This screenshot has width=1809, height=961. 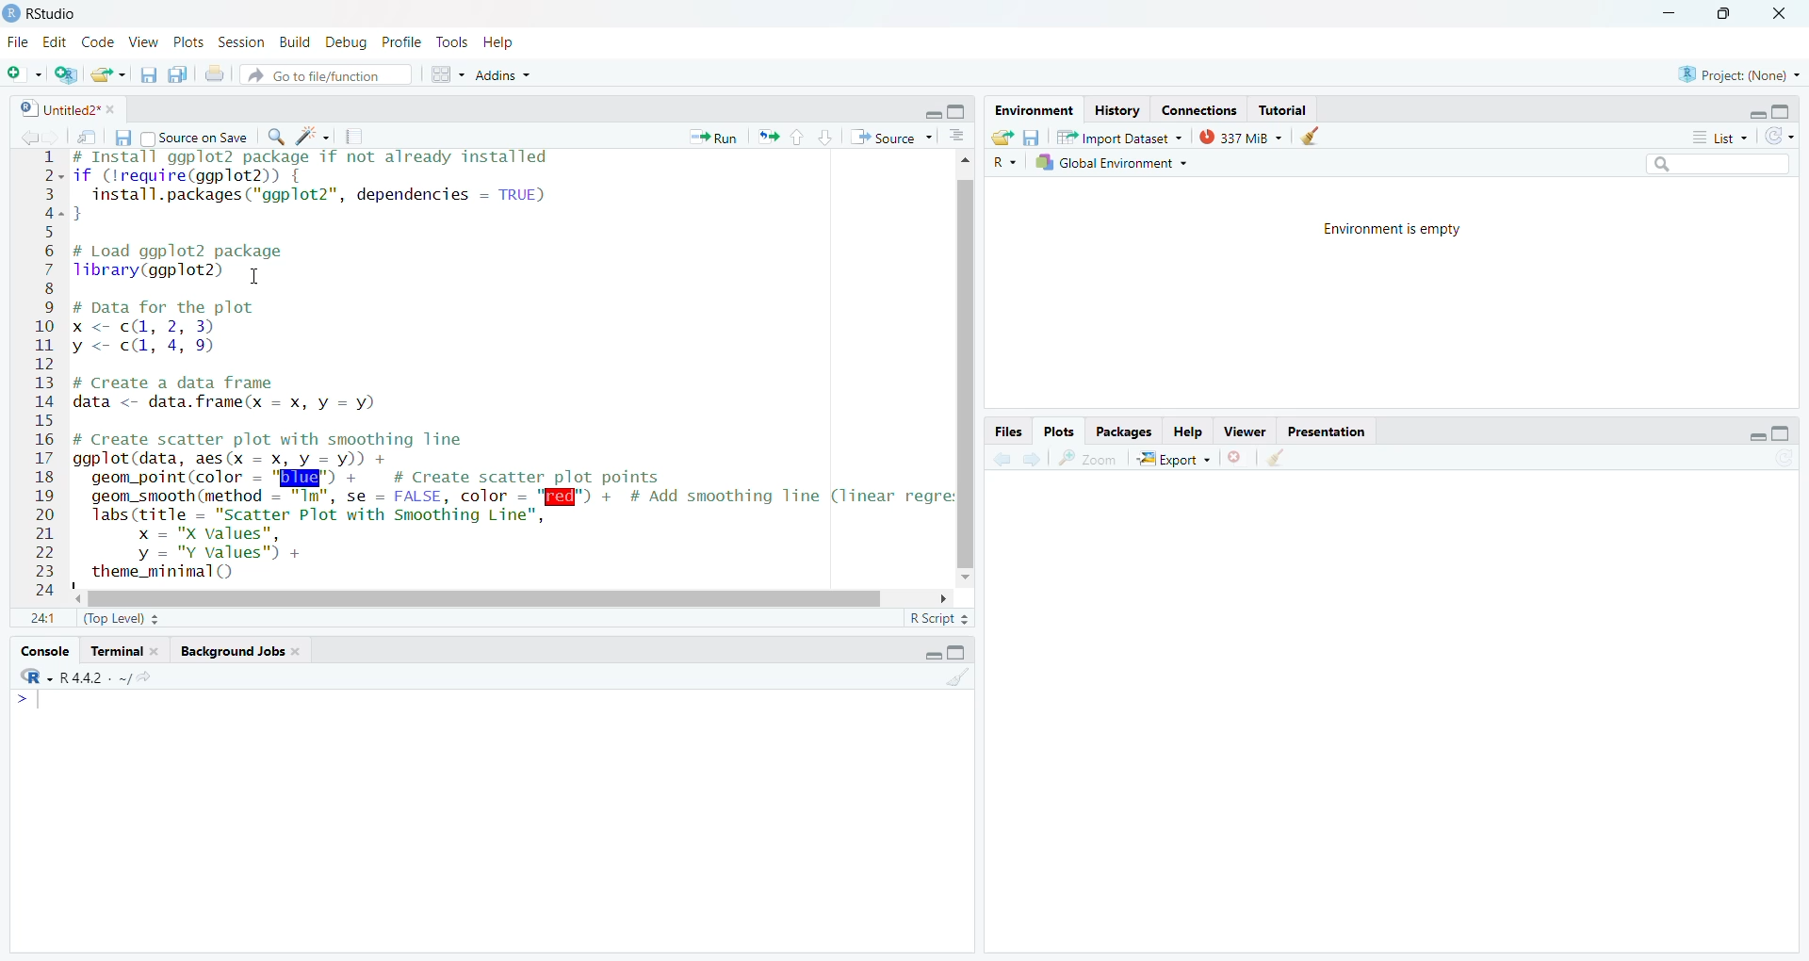 I want to click on vertical scroll bar, so click(x=969, y=374).